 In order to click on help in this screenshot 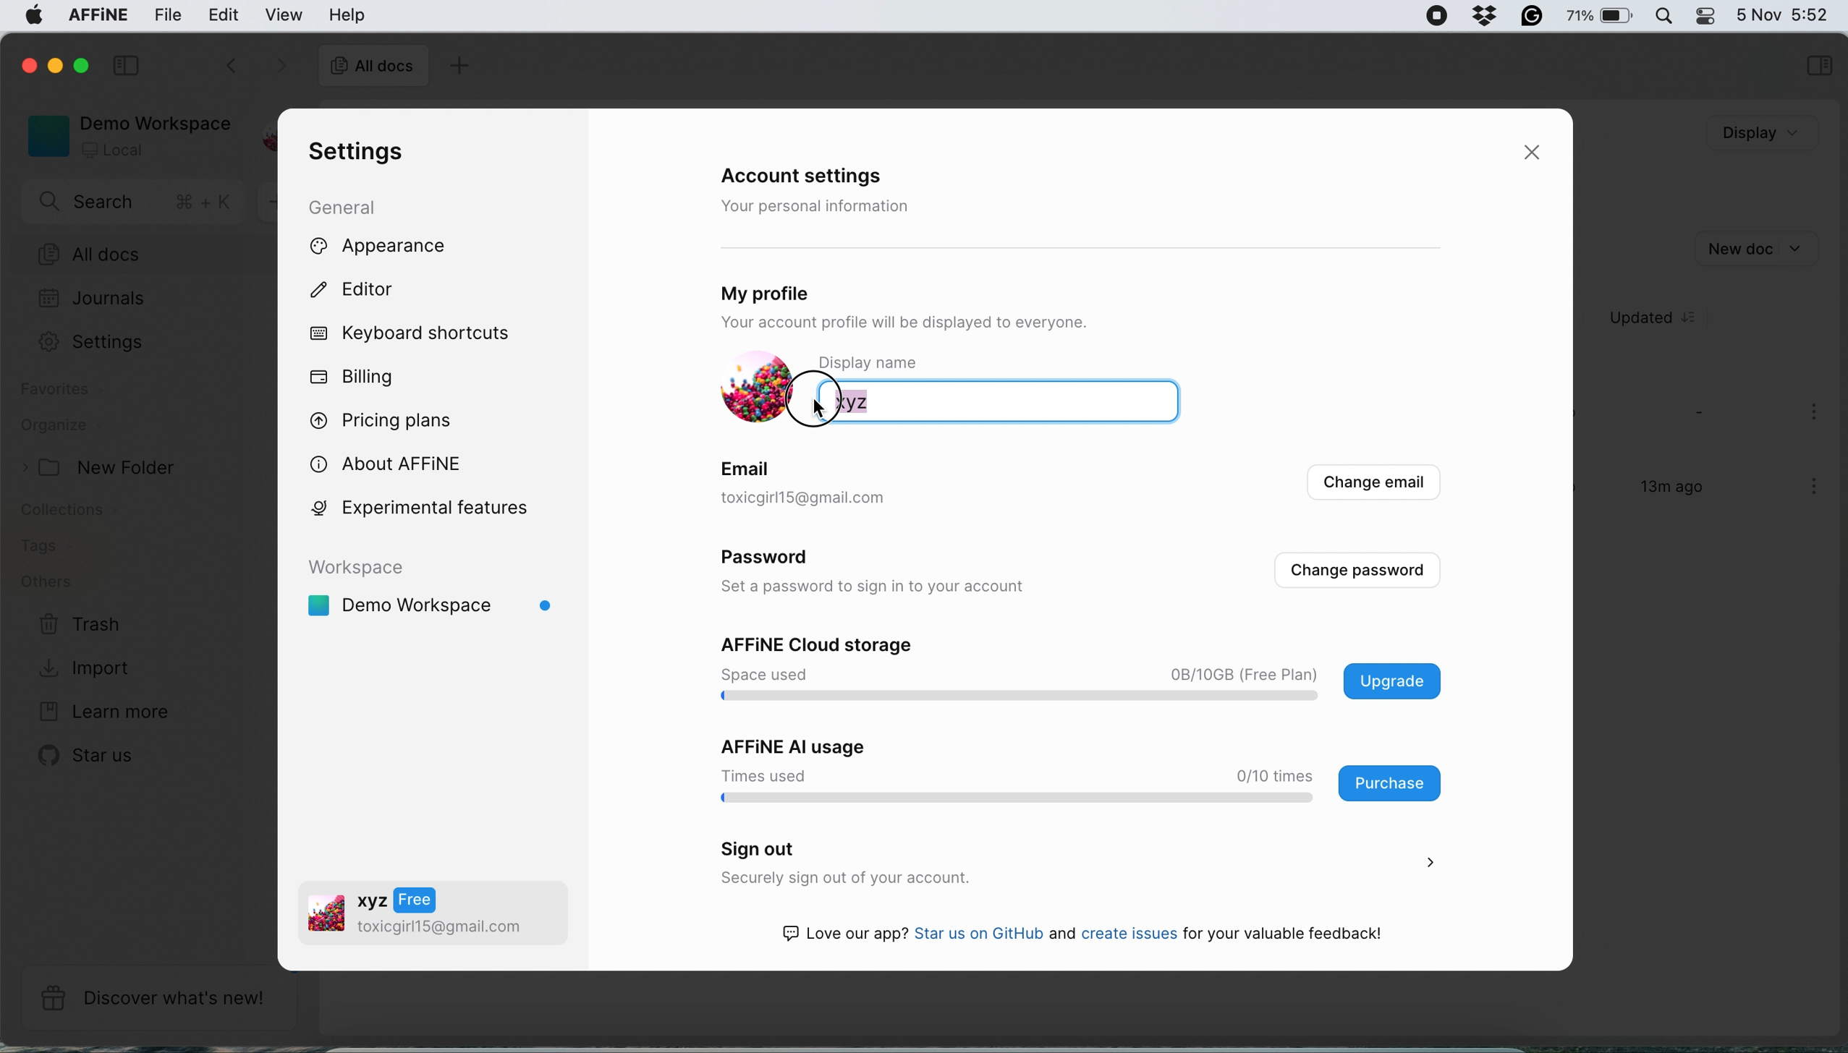, I will do `click(347, 14)`.